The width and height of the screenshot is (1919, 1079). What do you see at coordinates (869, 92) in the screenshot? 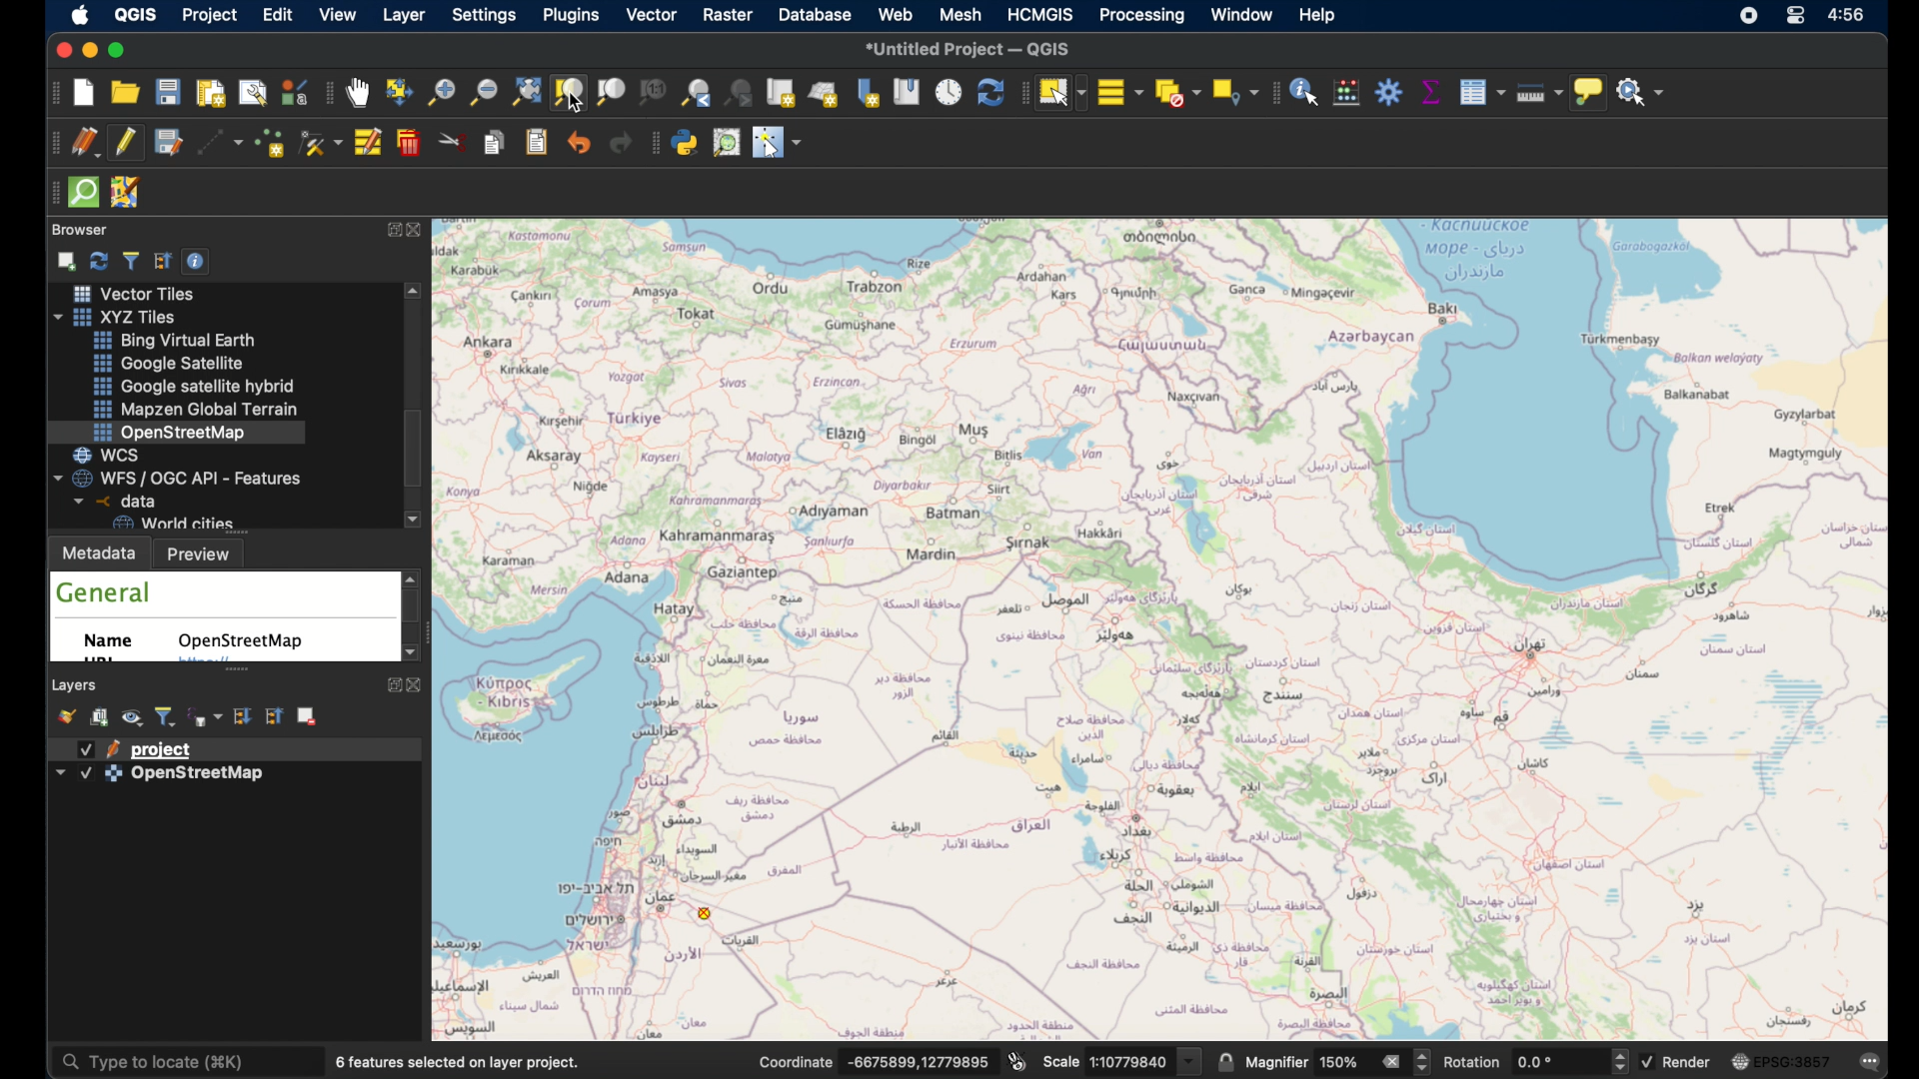
I see `new spatial bookmarks` at bounding box center [869, 92].